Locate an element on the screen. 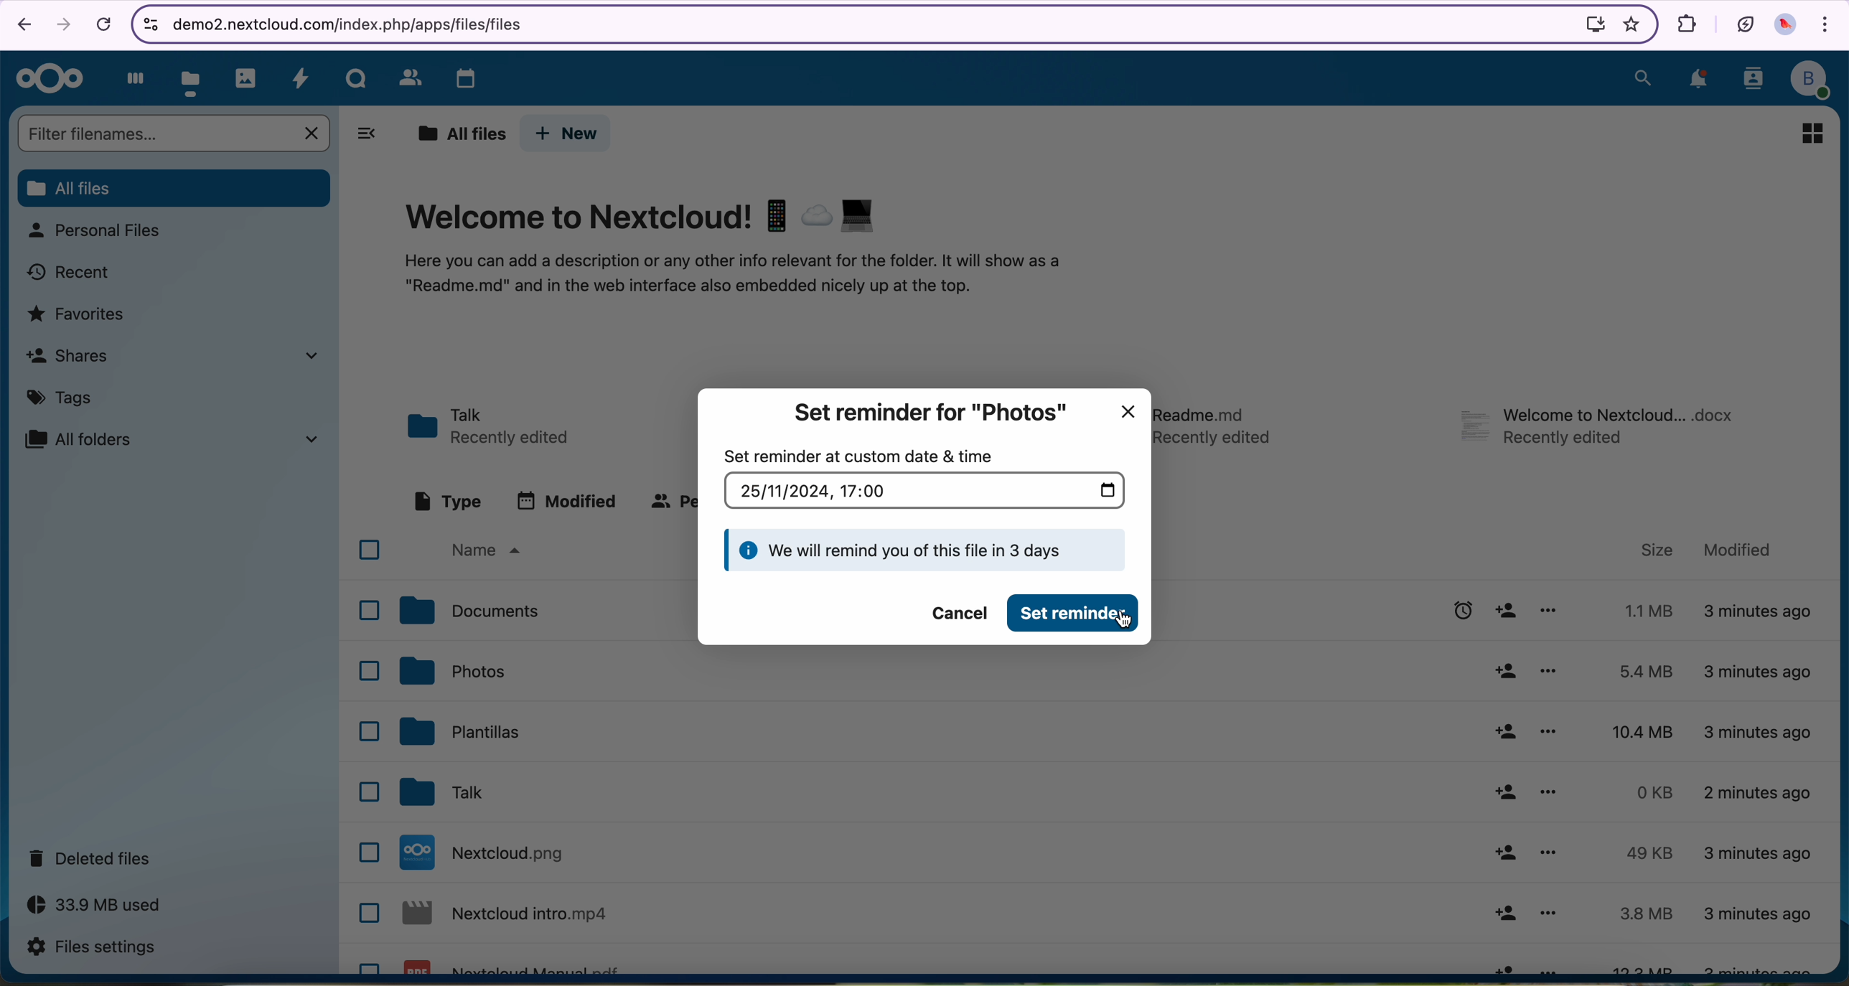  click on more options is located at coordinates (1553, 673).